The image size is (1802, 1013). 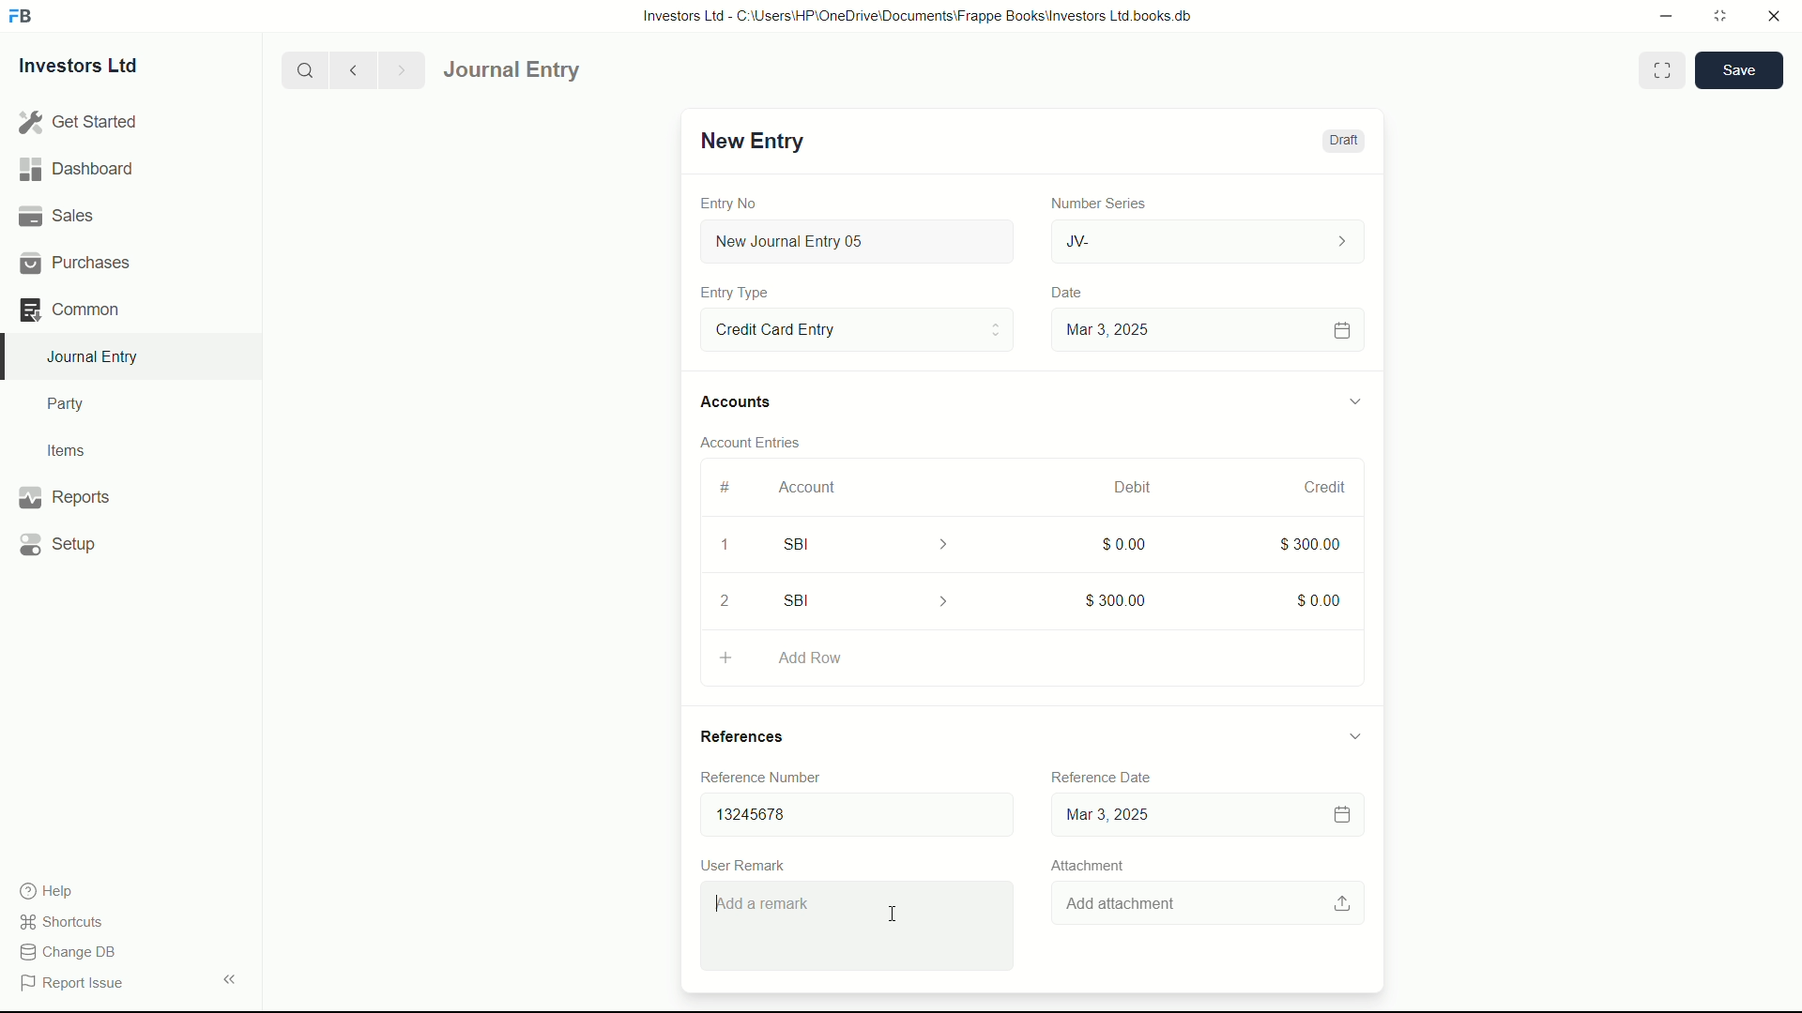 What do you see at coordinates (229, 977) in the screenshot?
I see `expand/collapse` at bounding box center [229, 977].